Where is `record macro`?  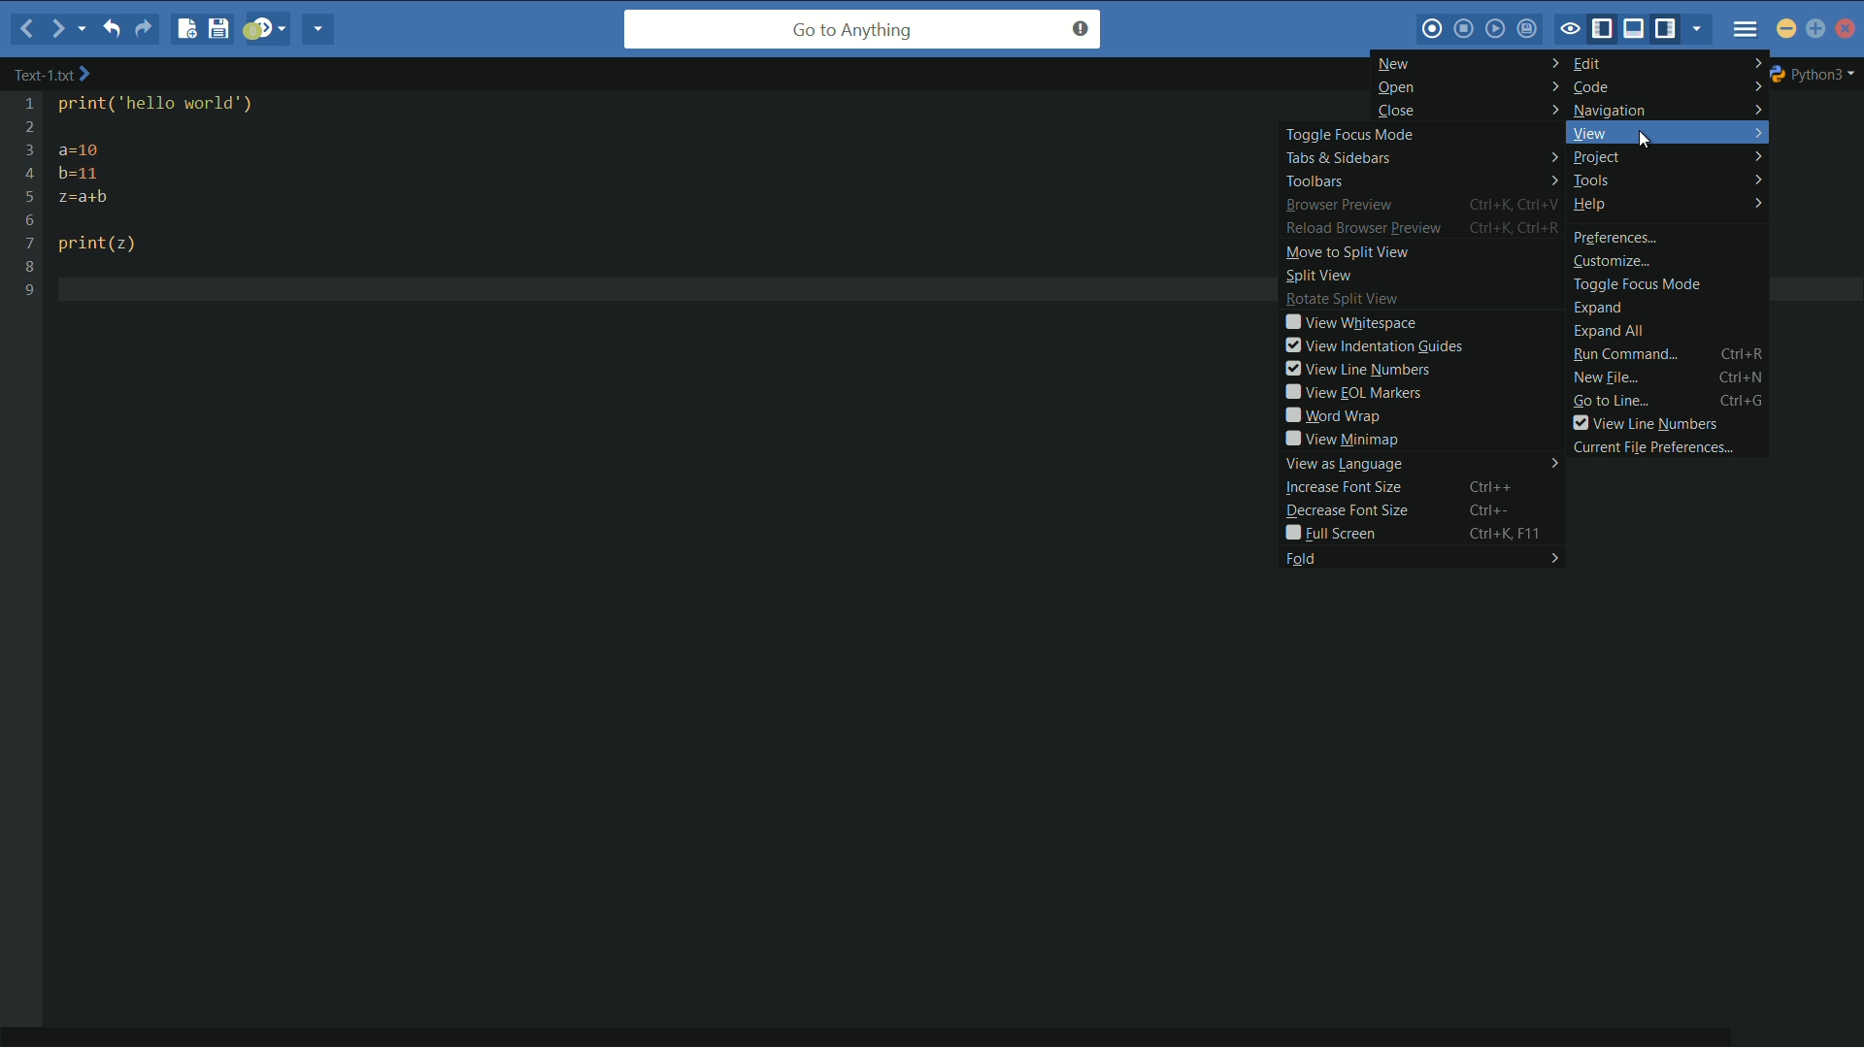
record macro is located at coordinates (1434, 28).